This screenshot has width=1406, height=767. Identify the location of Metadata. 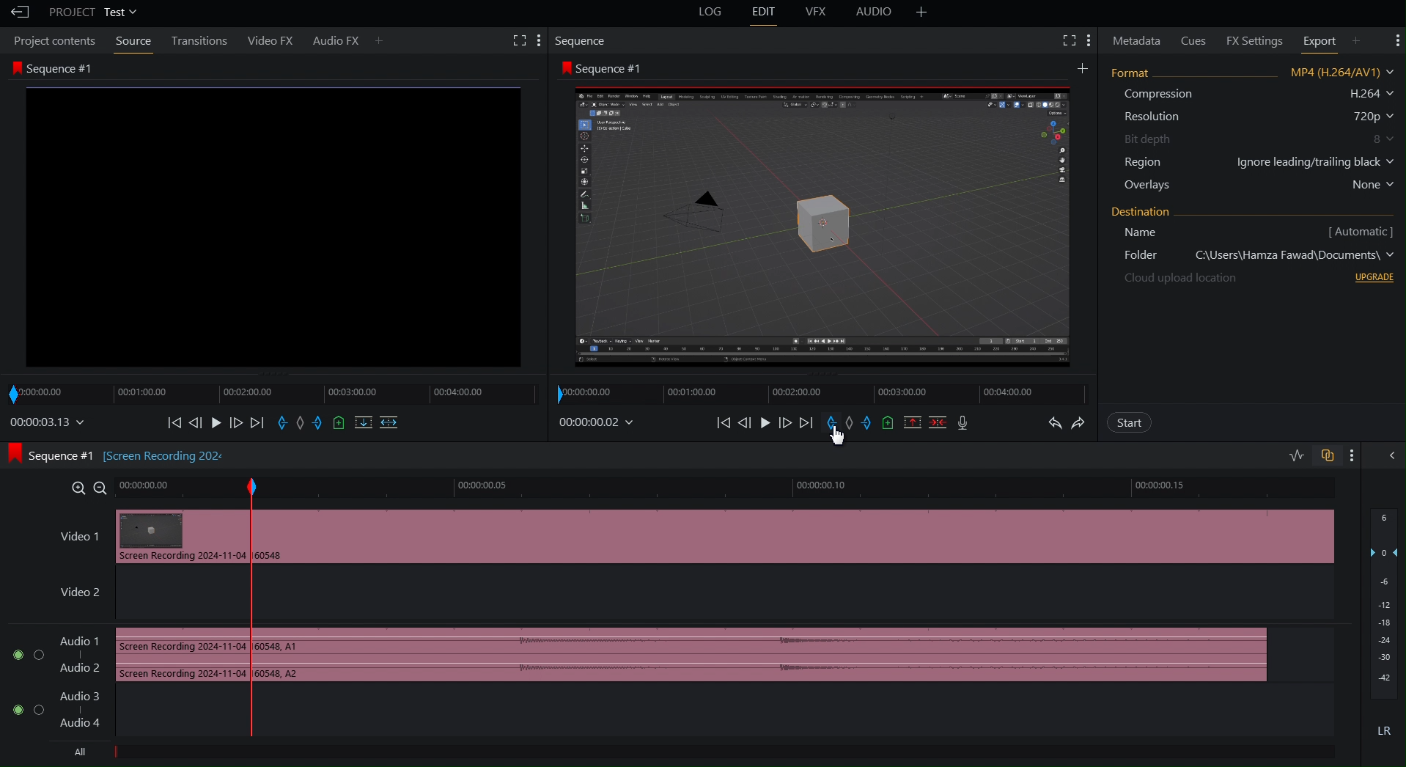
(1136, 40).